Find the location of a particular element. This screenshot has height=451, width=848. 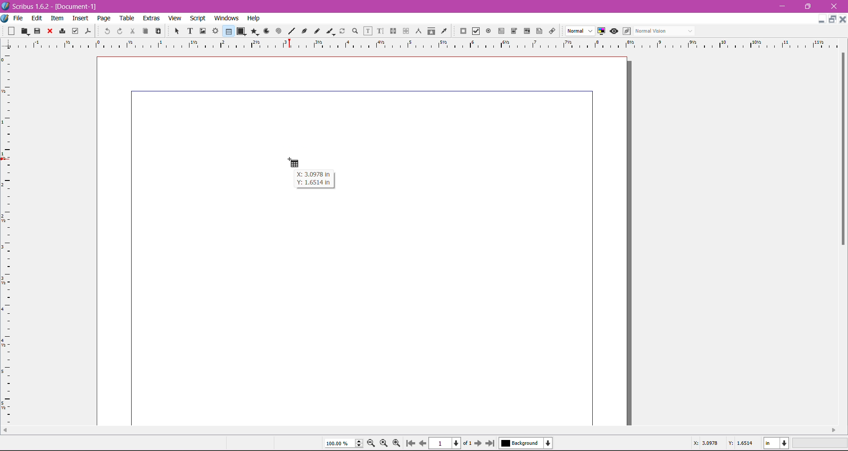

Save is located at coordinates (38, 30).